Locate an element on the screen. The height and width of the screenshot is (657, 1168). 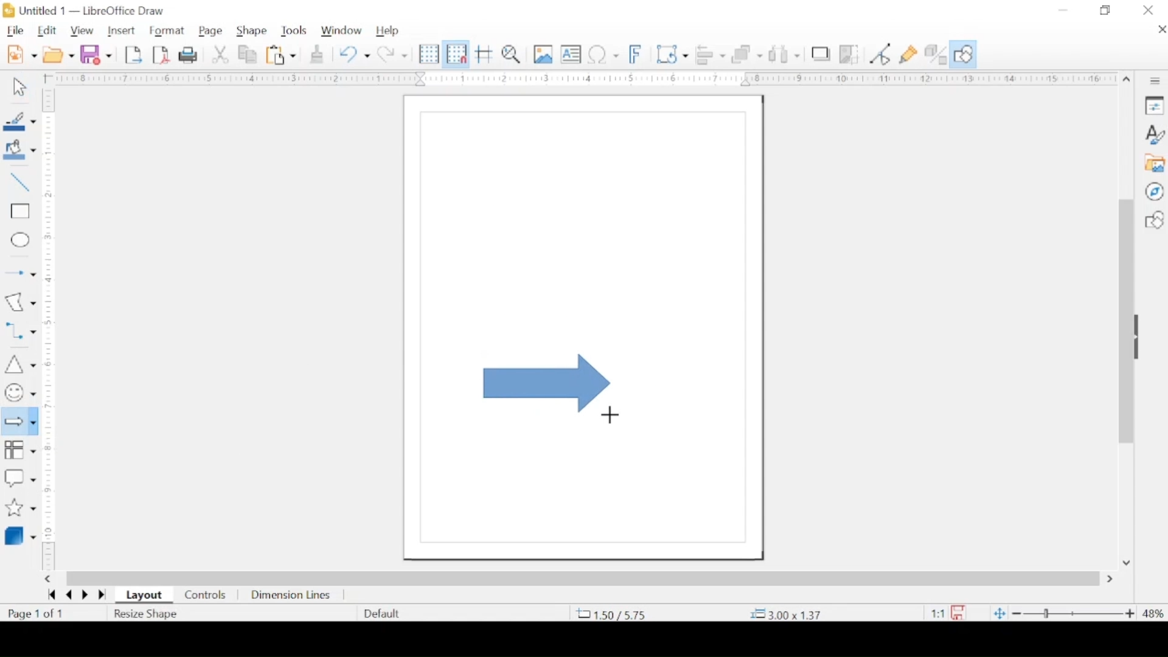
insert textbox is located at coordinates (571, 54).